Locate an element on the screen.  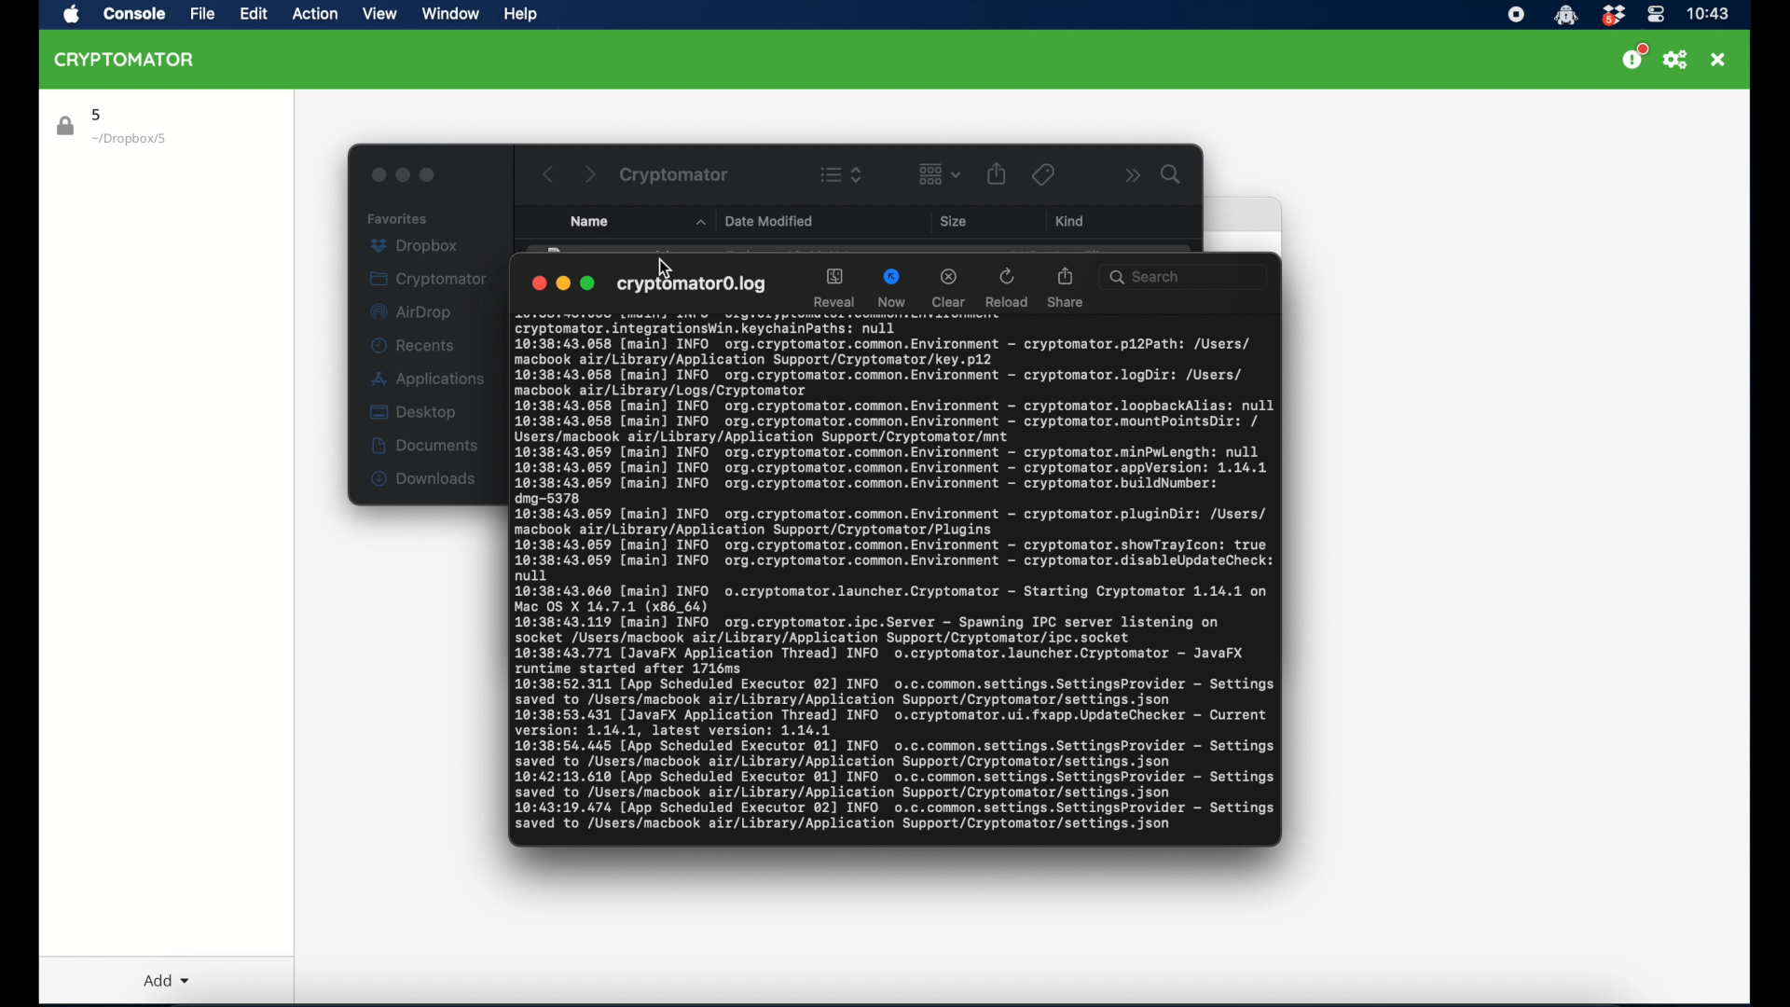
control center is located at coordinates (1656, 14).